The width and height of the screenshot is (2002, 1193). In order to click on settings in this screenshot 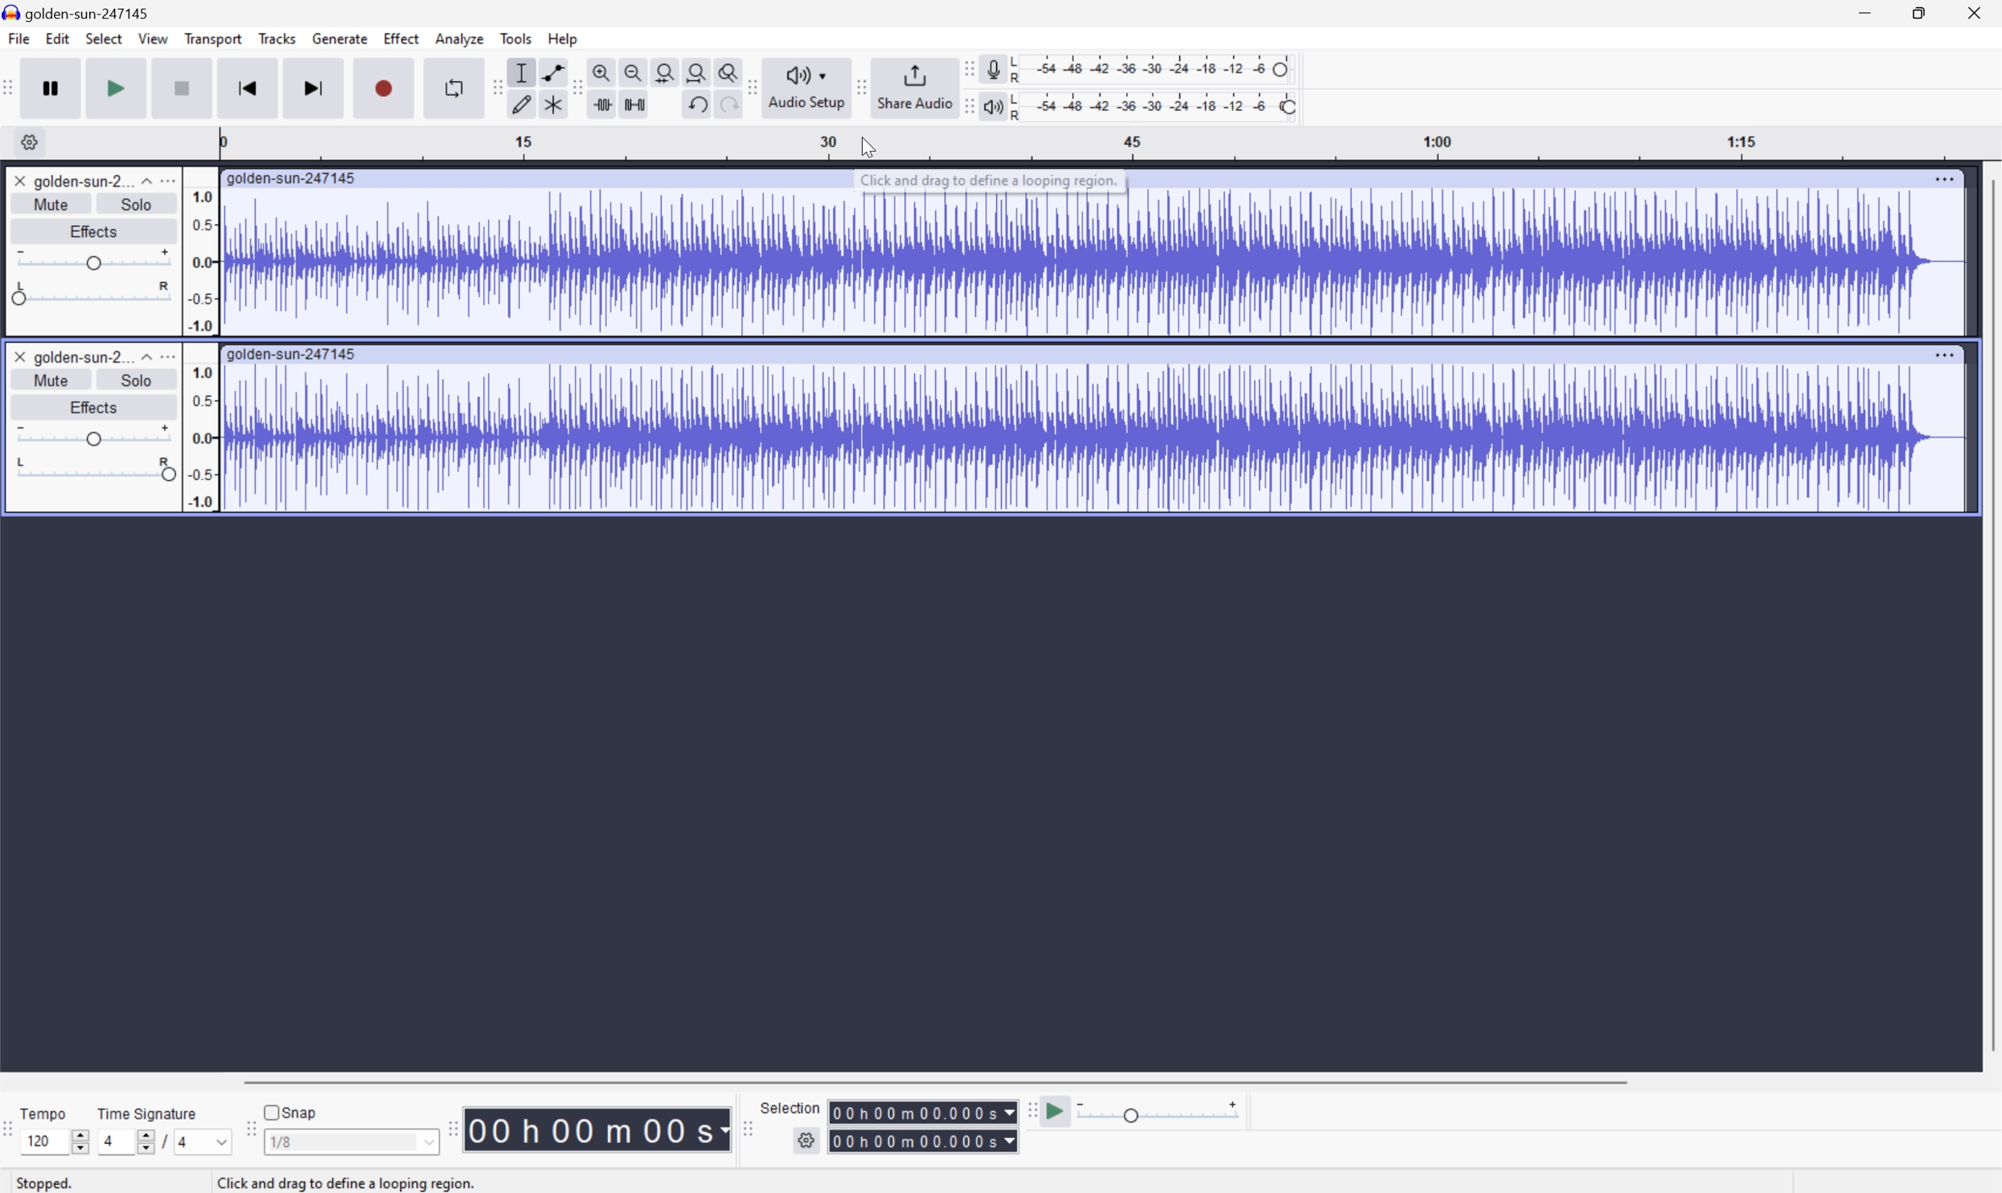, I will do `click(807, 1140)`.